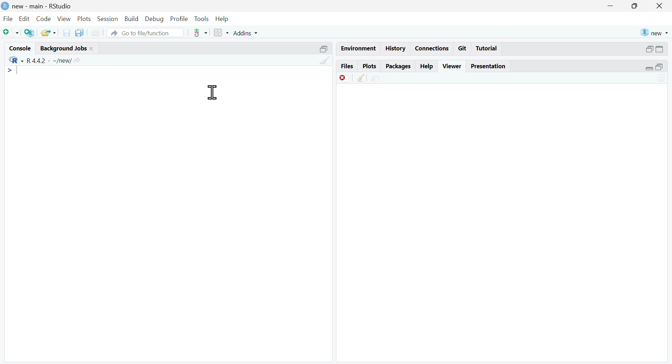  Describe the element at coordinates (430, 48) in the screenshot. I see `connections` at that location.